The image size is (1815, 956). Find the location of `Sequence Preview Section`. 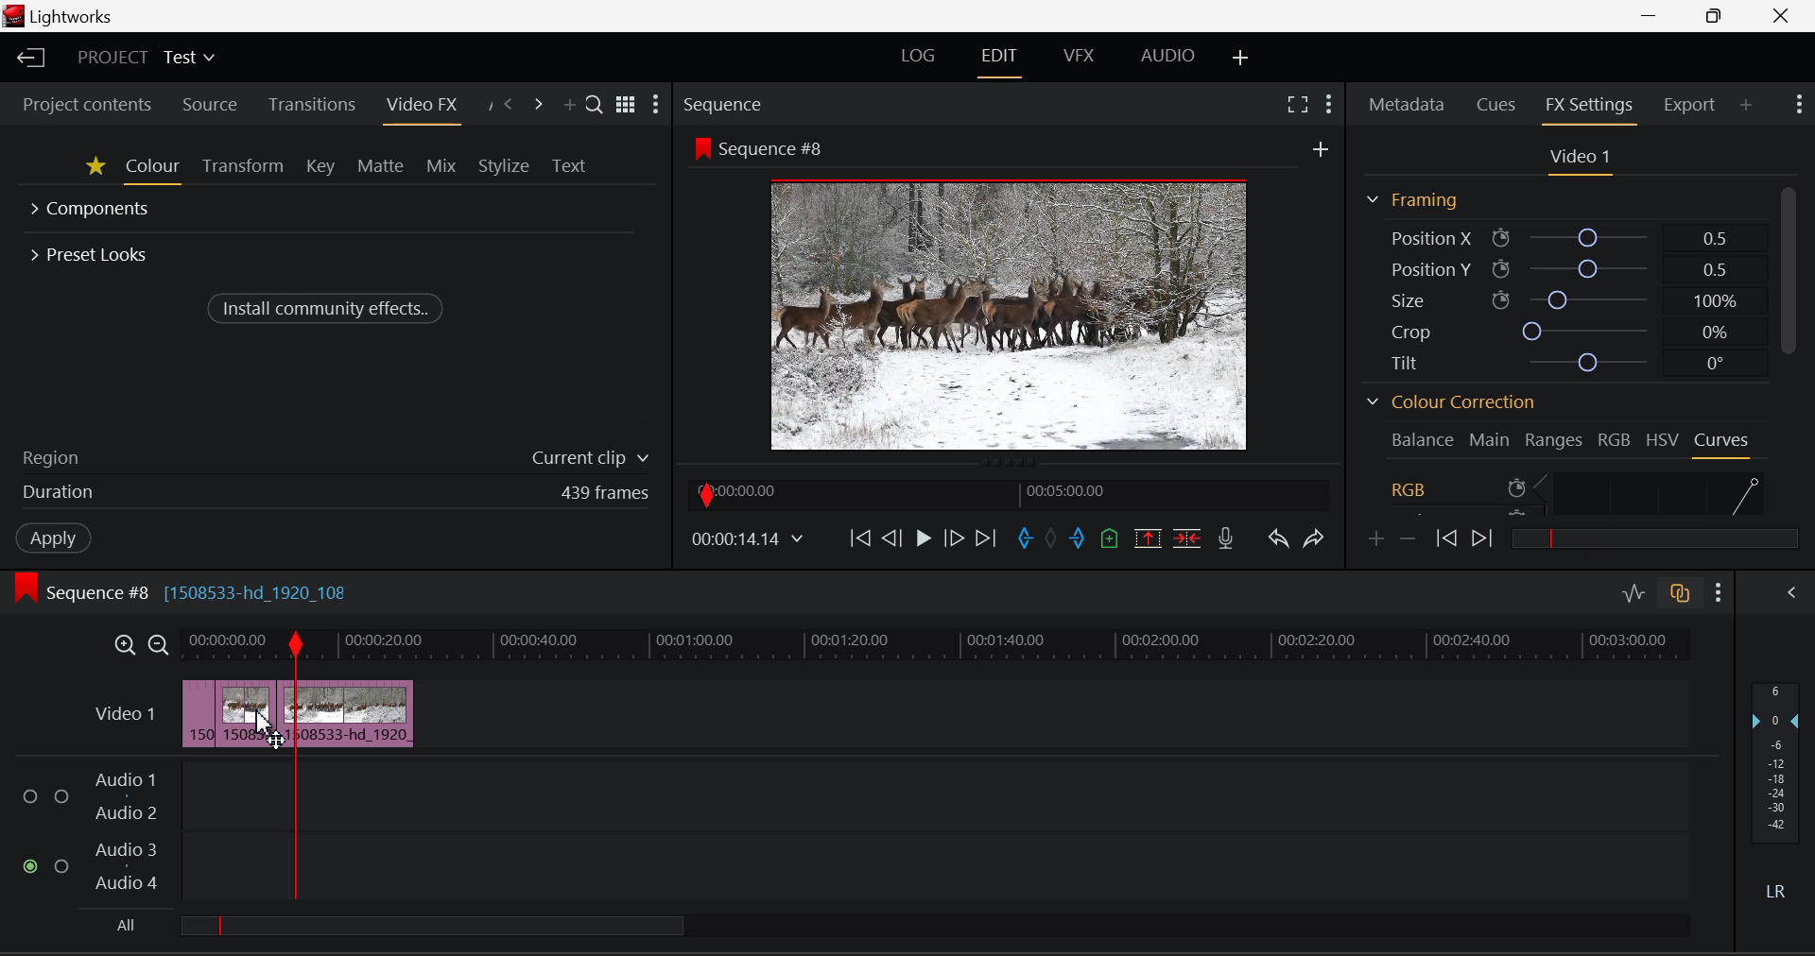

Sequence Preview Section is located at coordinates (724, 104).